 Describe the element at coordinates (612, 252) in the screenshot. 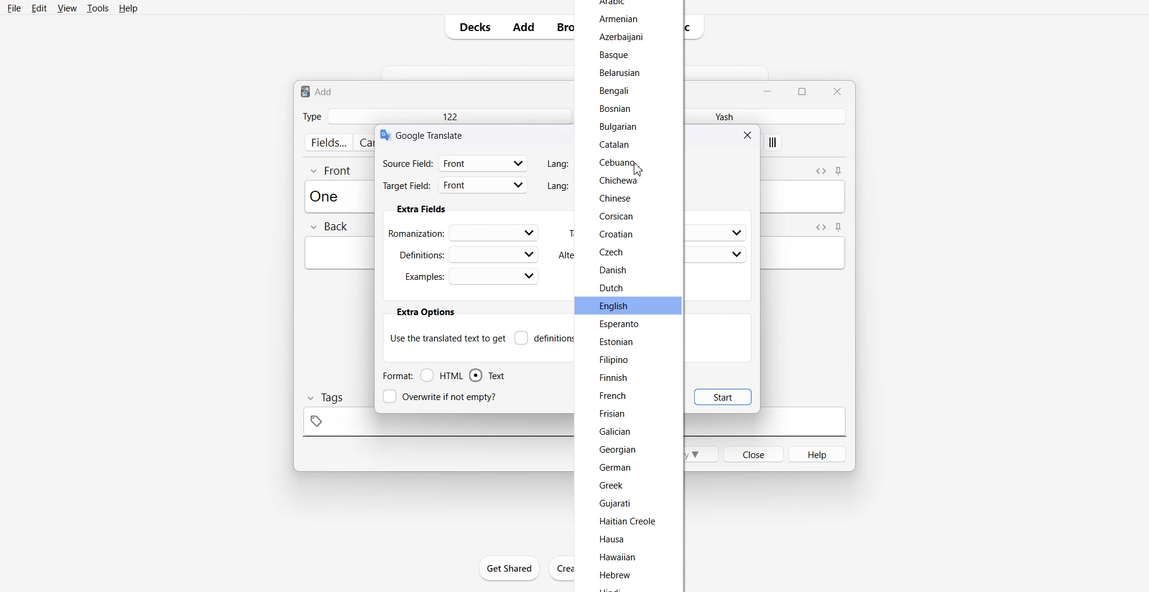

I see `Czech` at that location.